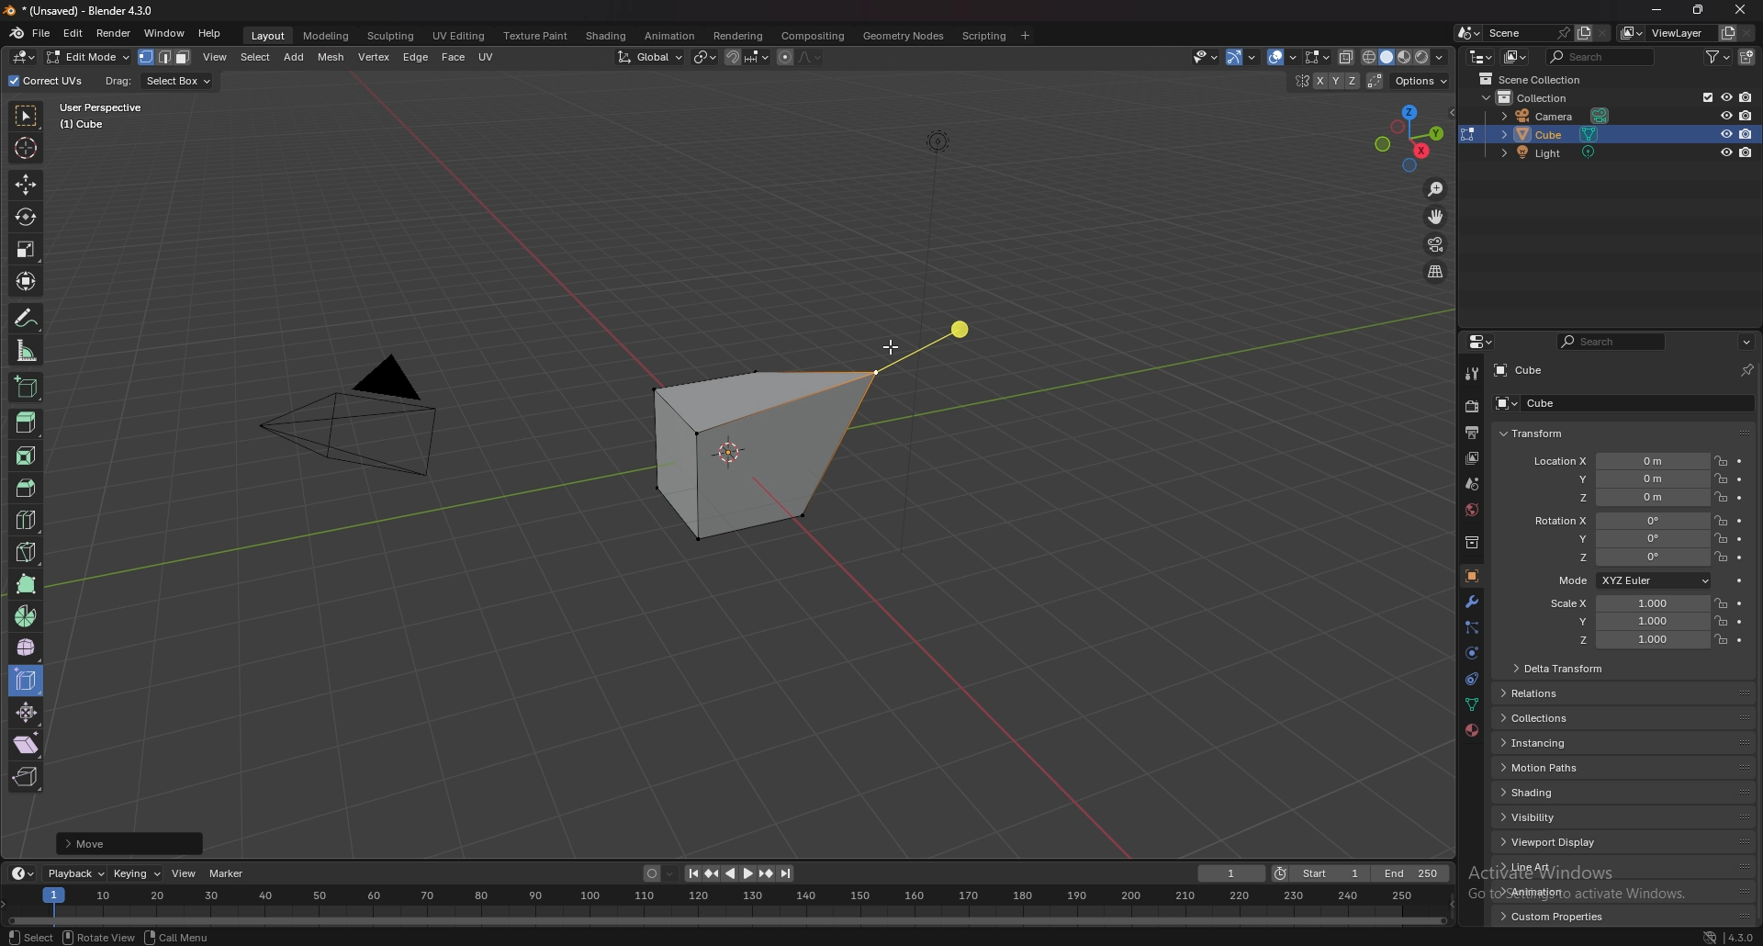  What do you see at coordinates (1547, 891) in the screenshot?
I see `animation` at bounding box center [1547, 891].